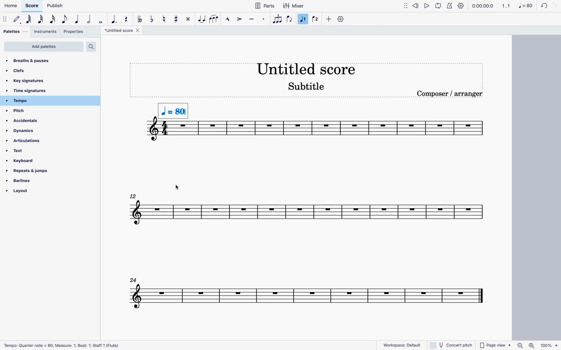 Image resolution: width=561 pixels, height=350 pixels. Describe the element at coordinates (37, 192) in the screenshot. I see `layout` at that location.